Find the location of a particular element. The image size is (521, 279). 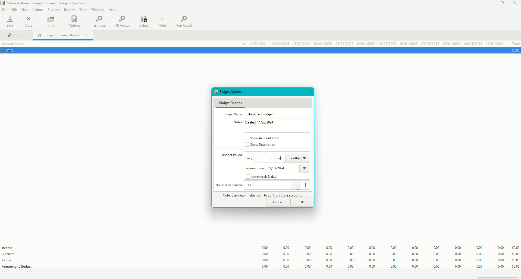

Help is located at coordinates (113, 10).